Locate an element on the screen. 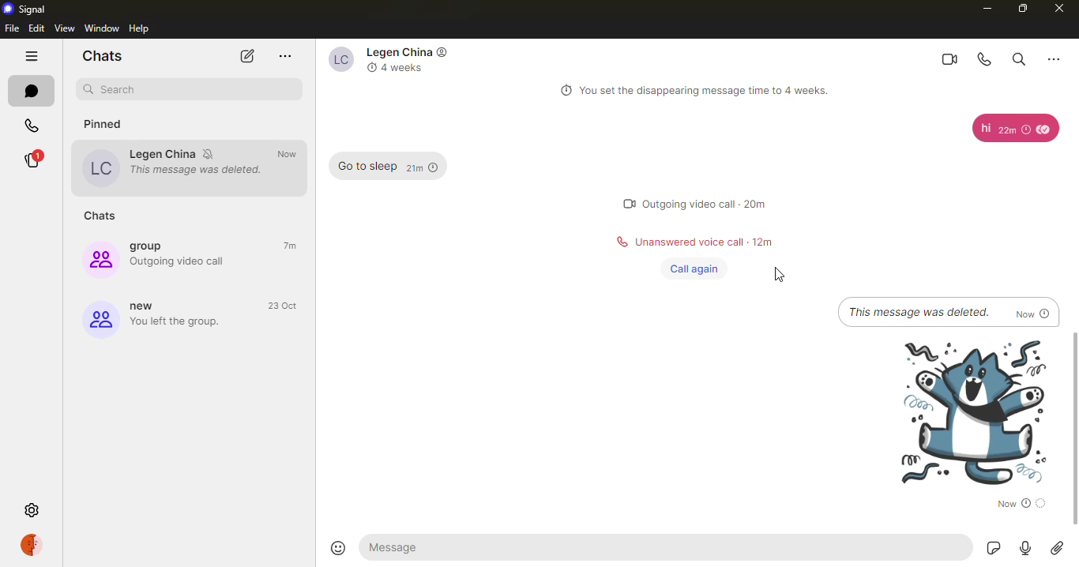 The image size is (1079, 567). minimize is located at coordinates (985, 8).